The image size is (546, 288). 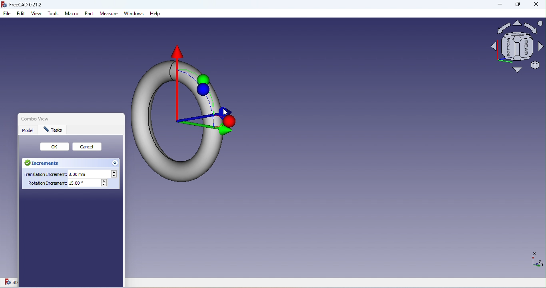 I want to click on View, so click(x=37, y=14).